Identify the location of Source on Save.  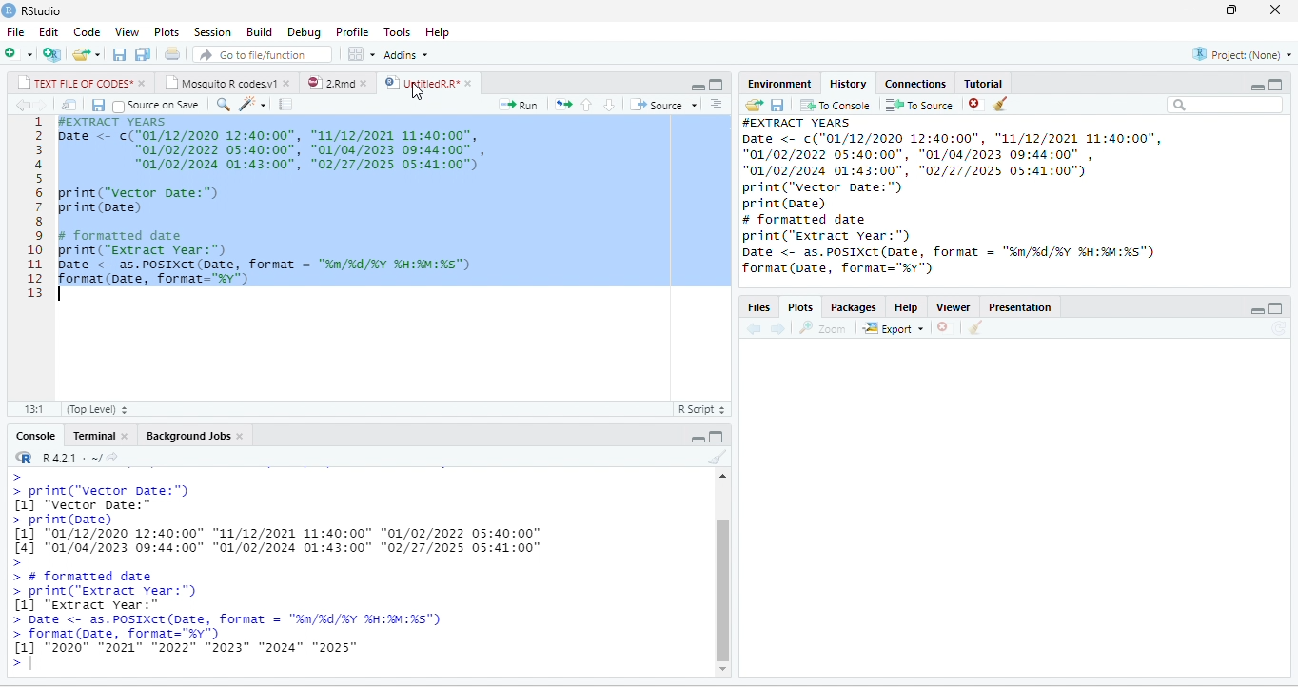
(156, 105).